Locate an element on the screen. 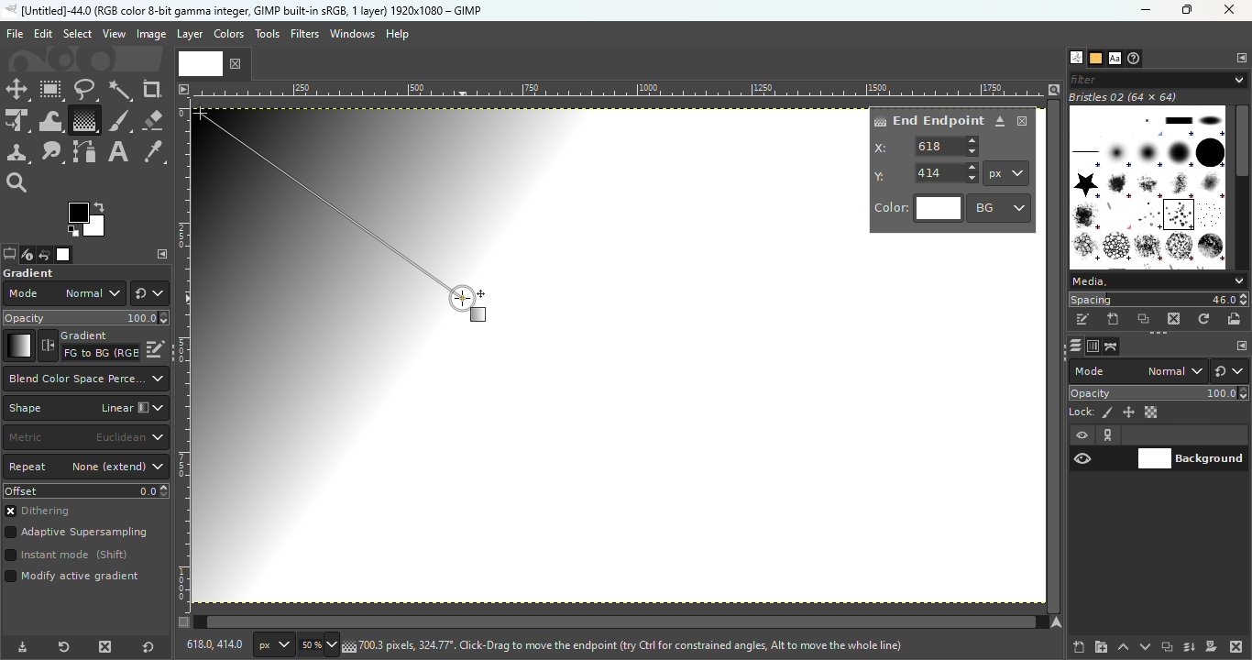  Current file is located at coordinates (214, 62).